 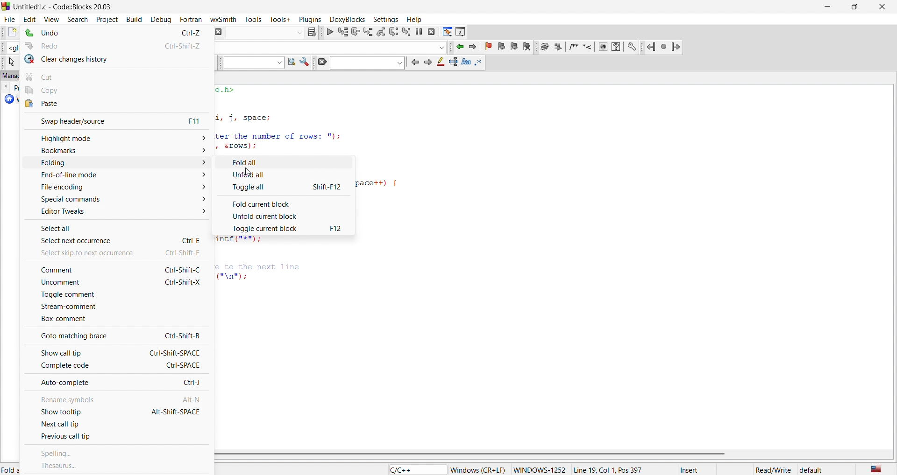 What do you see at coordinates (698, 469) in the screenshot?
I see `Insert` at bounding box center [698, 469].